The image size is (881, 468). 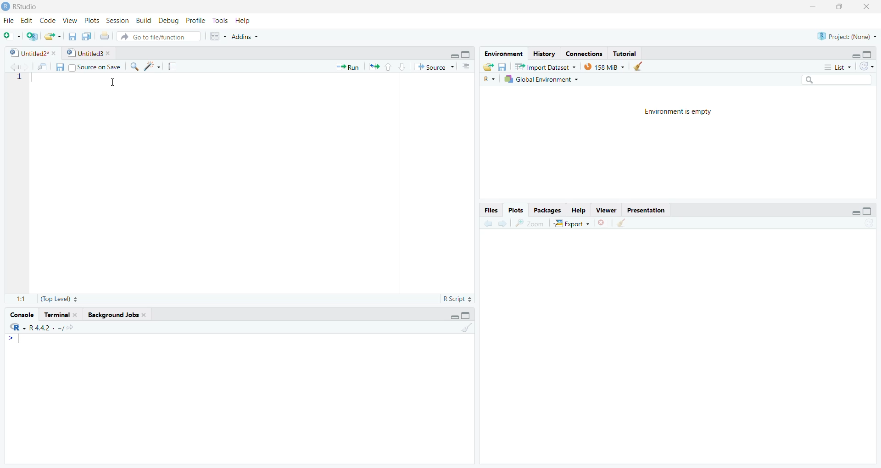 I want to click on compile report, so click(x=168, y=65).